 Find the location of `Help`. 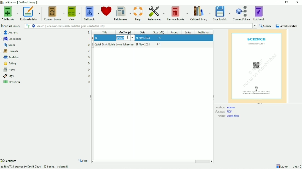

Help is located at coordinates (138, 13).